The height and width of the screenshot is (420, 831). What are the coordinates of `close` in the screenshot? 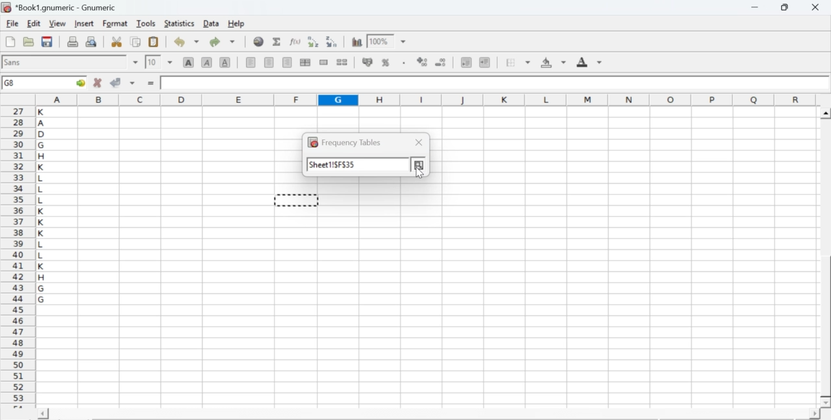 It's located at (417, 143).